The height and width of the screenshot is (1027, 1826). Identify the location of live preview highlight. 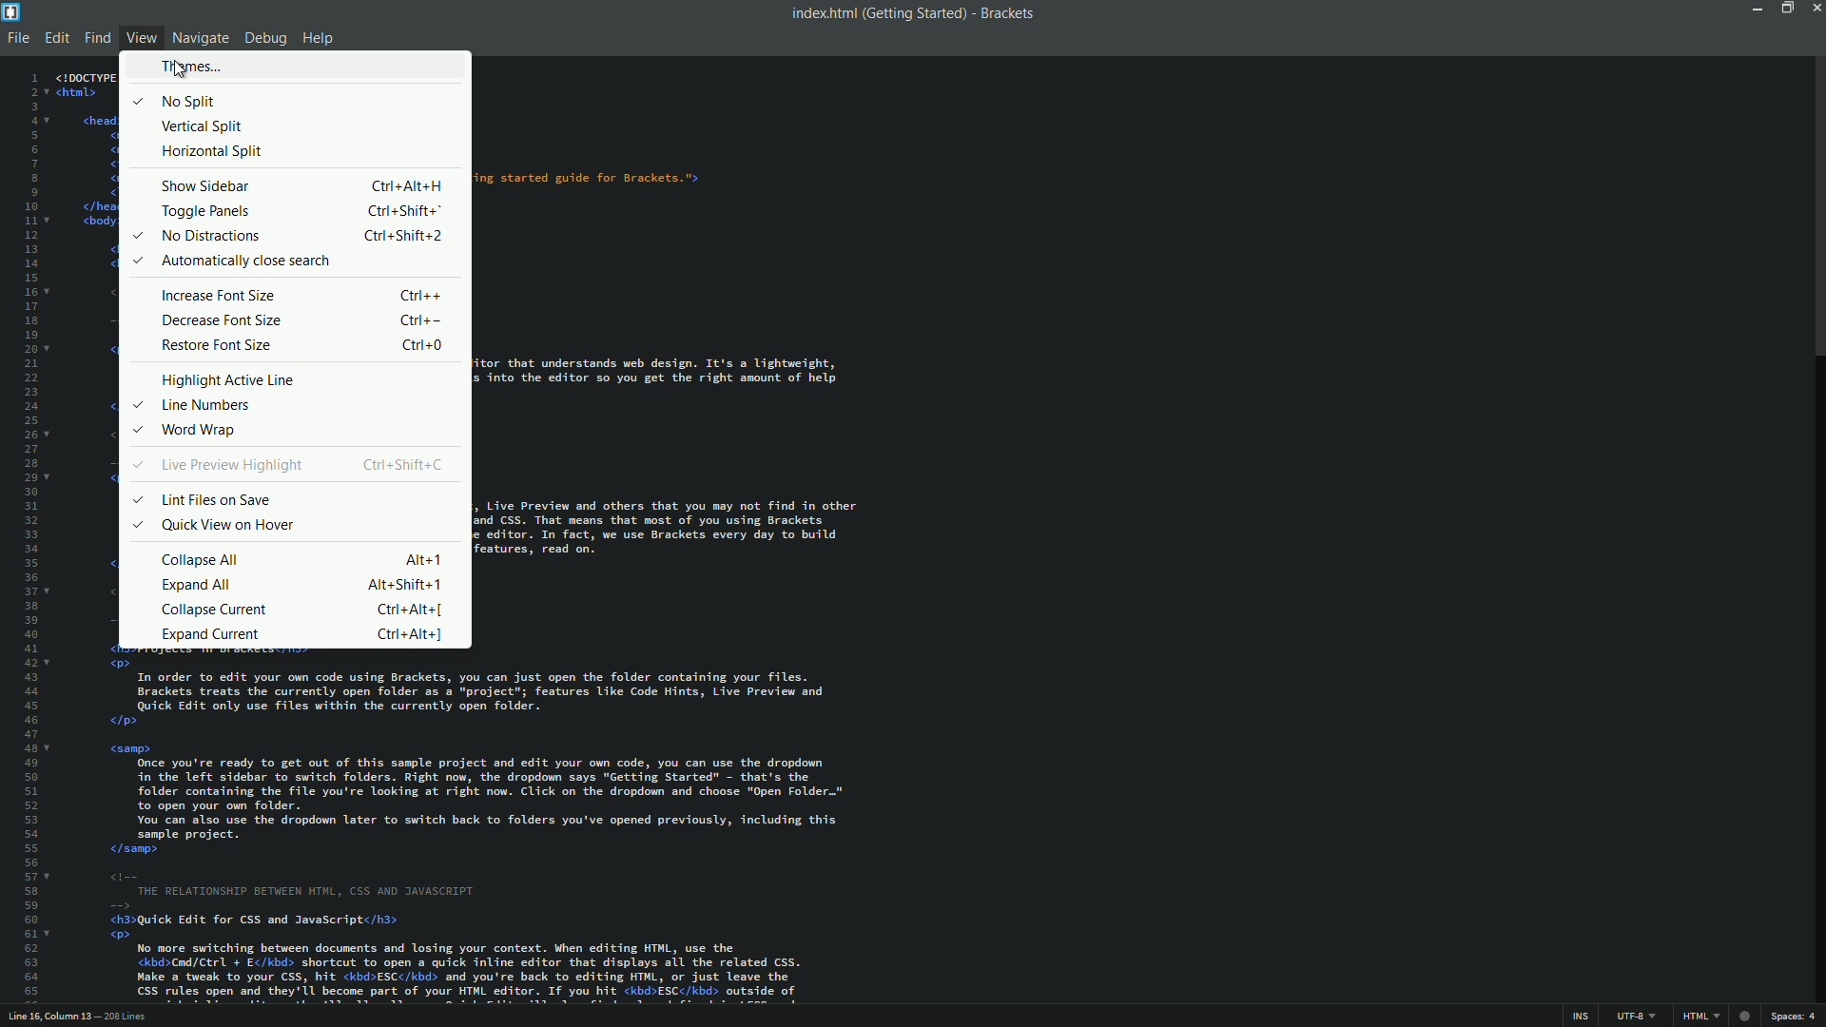
(231, 466).